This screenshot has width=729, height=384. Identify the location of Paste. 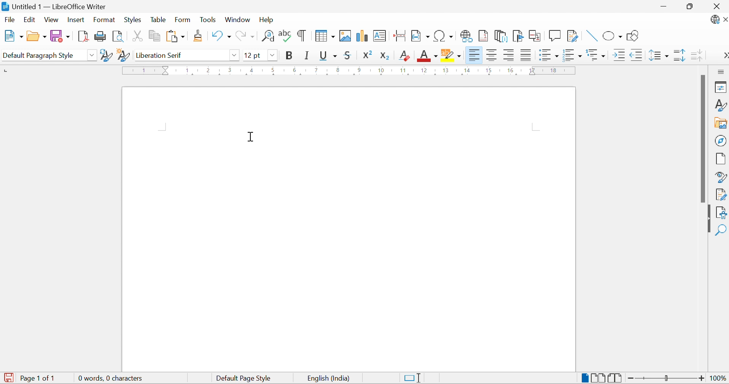
(175, 36).